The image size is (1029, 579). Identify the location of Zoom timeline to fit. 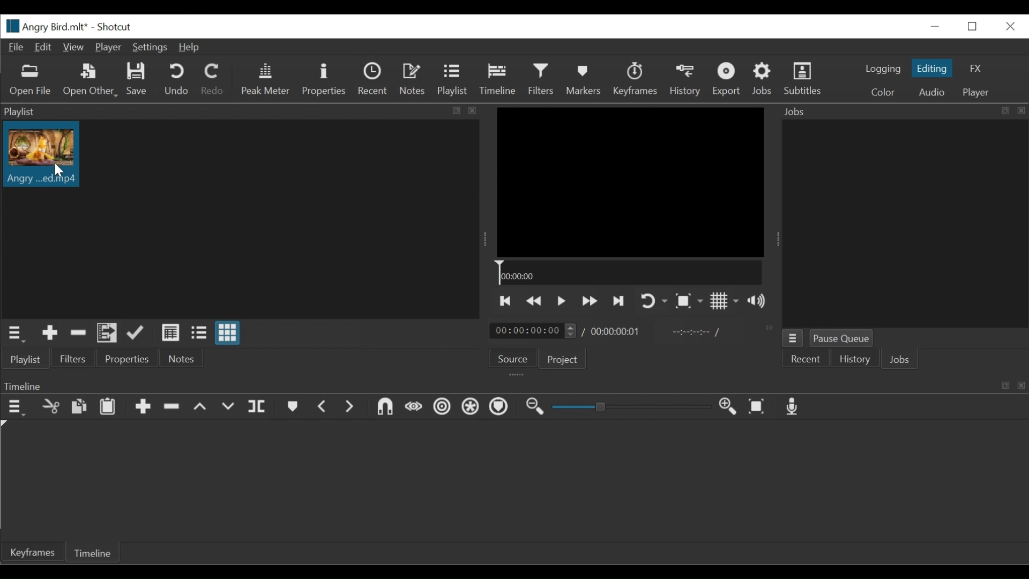
(758, 407).